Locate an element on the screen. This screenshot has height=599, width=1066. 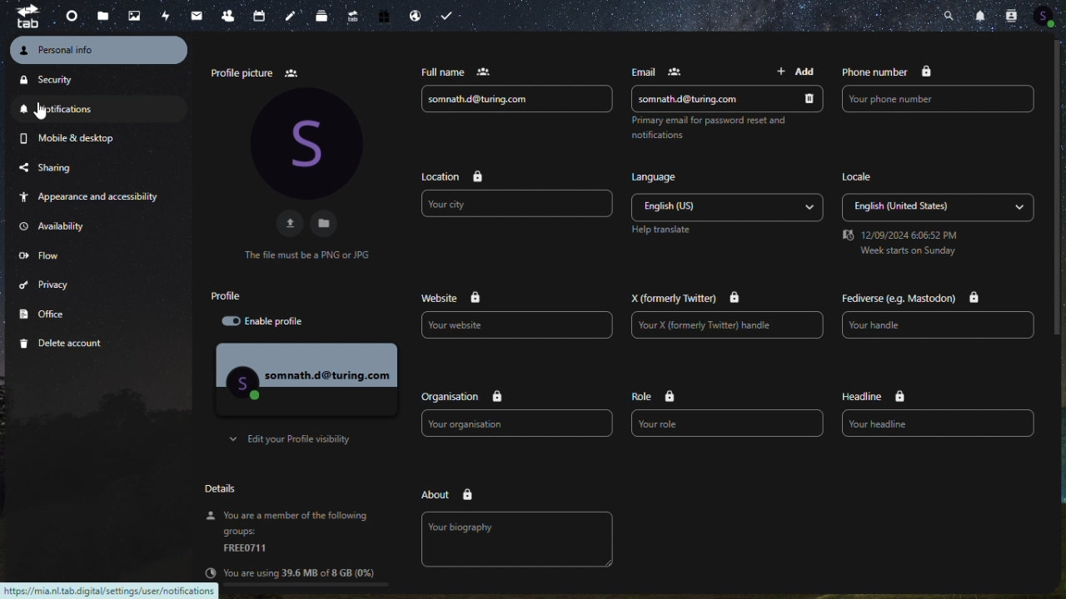
Primary email for password reset and notifications is located at coordinates (710, 130).